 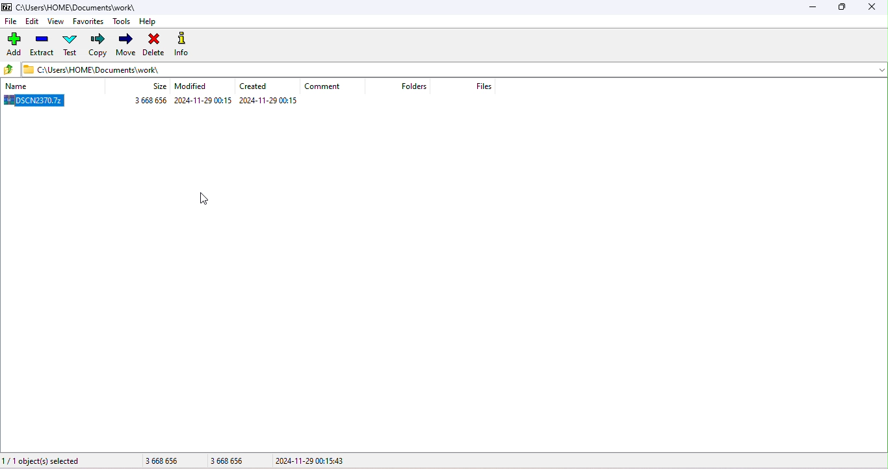 What do you see at coordinates (876, 70) in the screenshot?
I see `drop down` at bounding box center [876, 70].